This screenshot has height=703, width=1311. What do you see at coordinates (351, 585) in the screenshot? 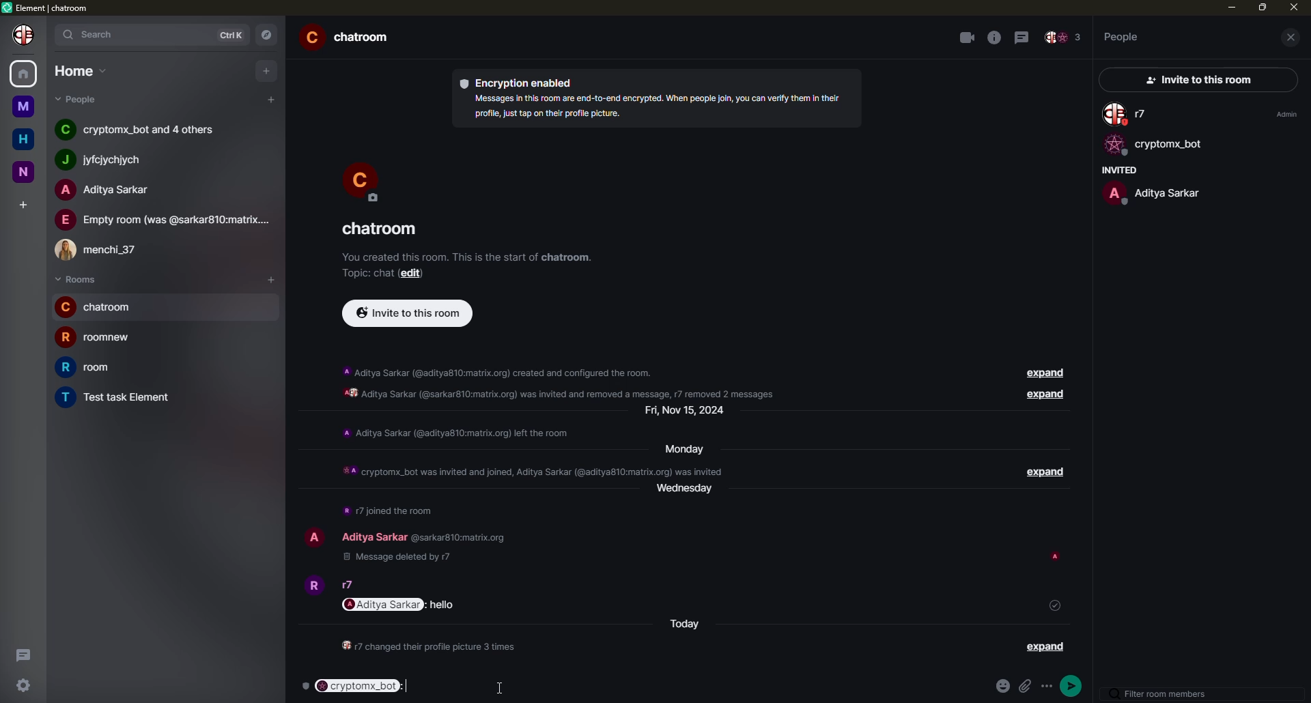
I see `people` at bounding box center [351, 585].